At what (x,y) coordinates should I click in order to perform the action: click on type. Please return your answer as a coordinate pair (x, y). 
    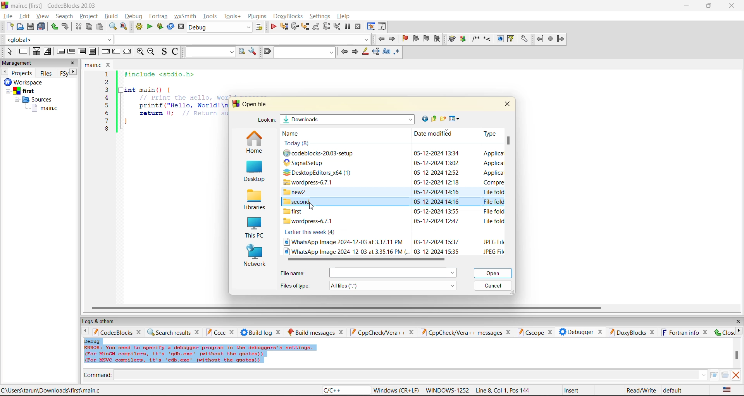
    Looking at the image, I should click on (493, 173).